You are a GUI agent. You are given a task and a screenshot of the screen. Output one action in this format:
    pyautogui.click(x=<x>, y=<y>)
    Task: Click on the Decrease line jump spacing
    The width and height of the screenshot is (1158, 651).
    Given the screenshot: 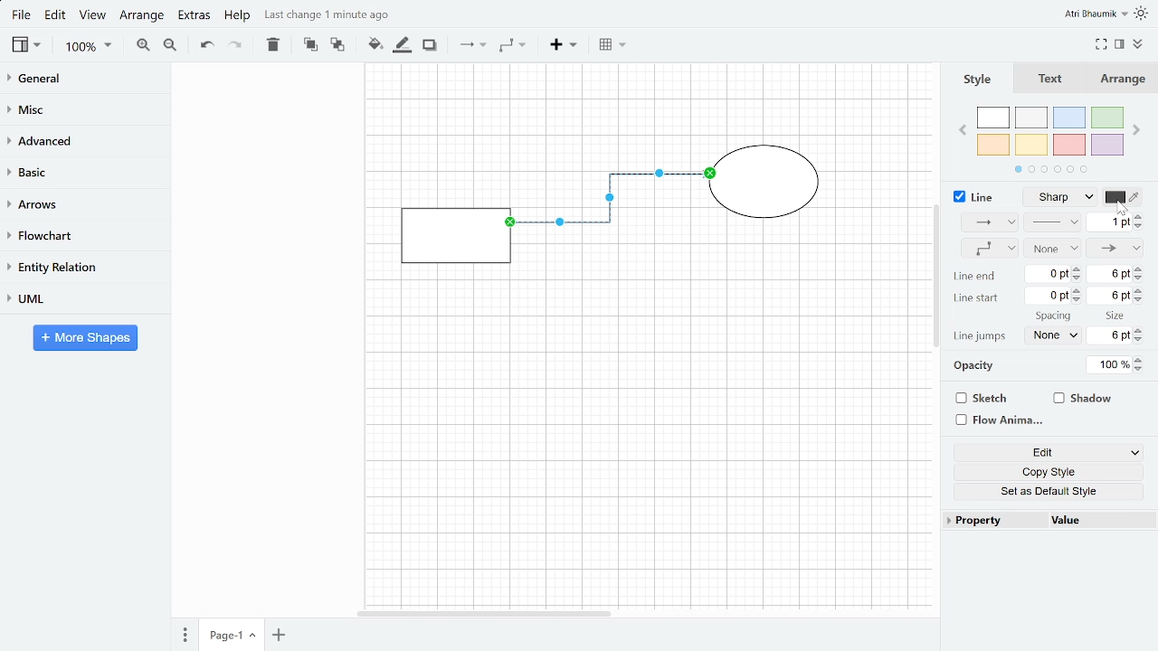 What is the action you would take?
    pyautogui.click(x=1142, y=340)
    